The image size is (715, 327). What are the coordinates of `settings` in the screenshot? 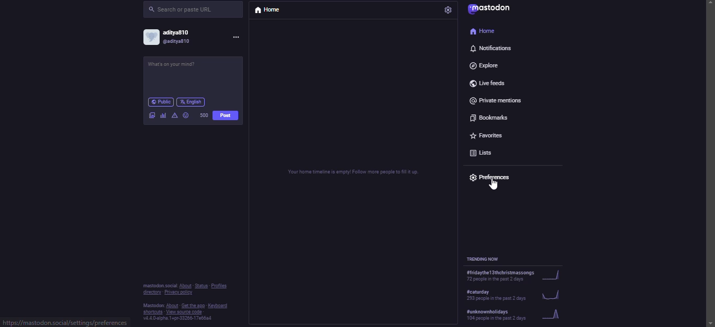 It's located at (448, 10).